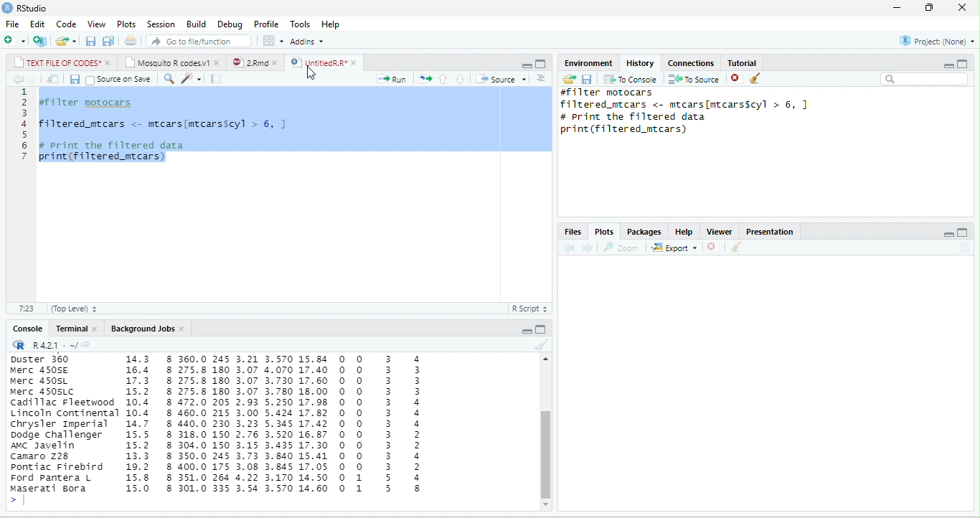 This screenshot has width=980, height=518. Describe the element at coordinates (182, 329) in the screenshot. I see `close` at that location.